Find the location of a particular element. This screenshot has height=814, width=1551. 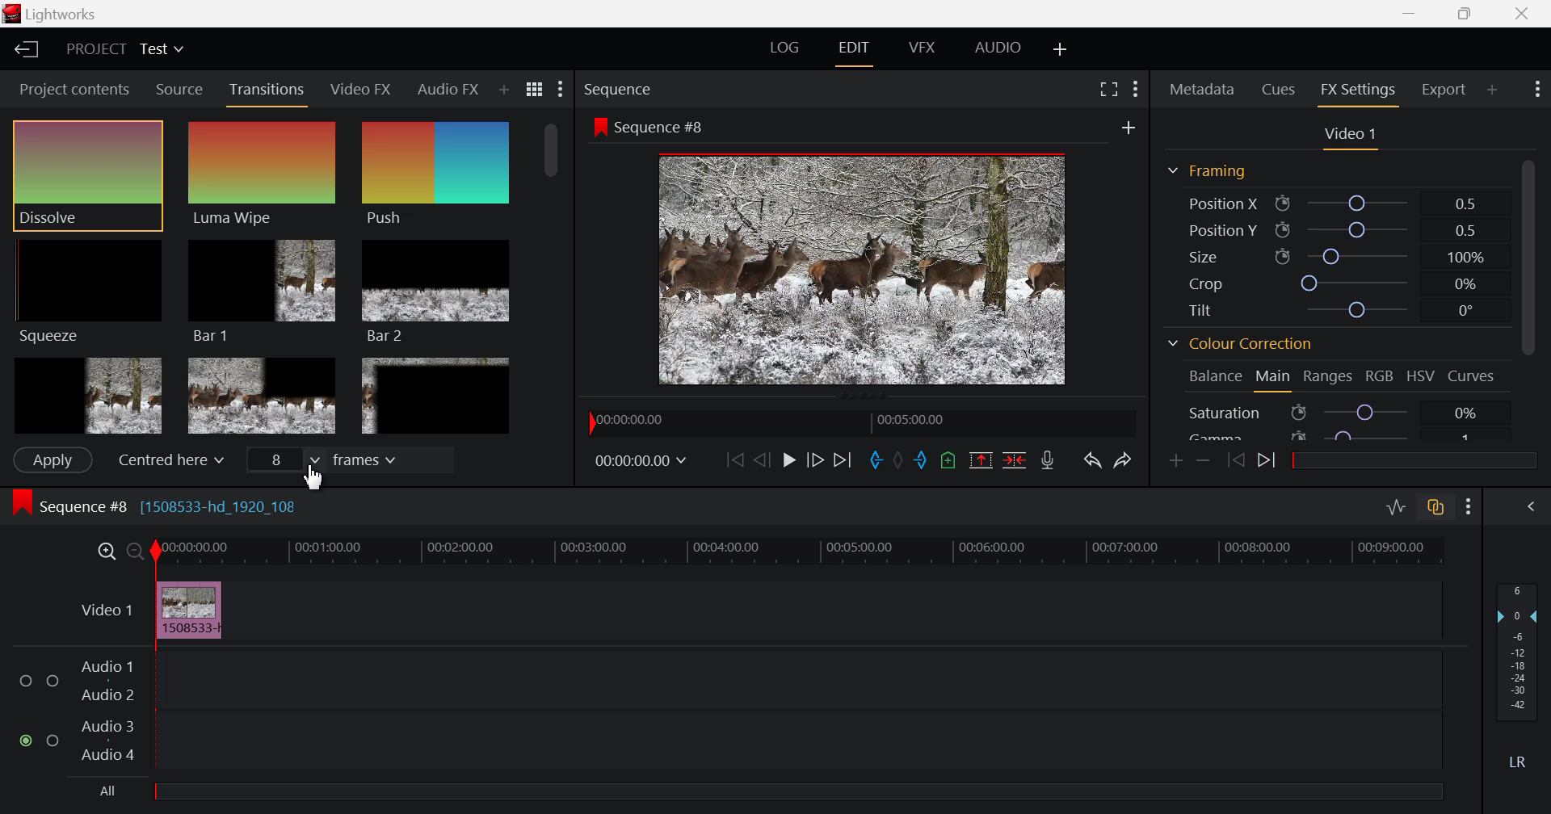

Toggle auto track sync is located at coordinates (1435, 508).